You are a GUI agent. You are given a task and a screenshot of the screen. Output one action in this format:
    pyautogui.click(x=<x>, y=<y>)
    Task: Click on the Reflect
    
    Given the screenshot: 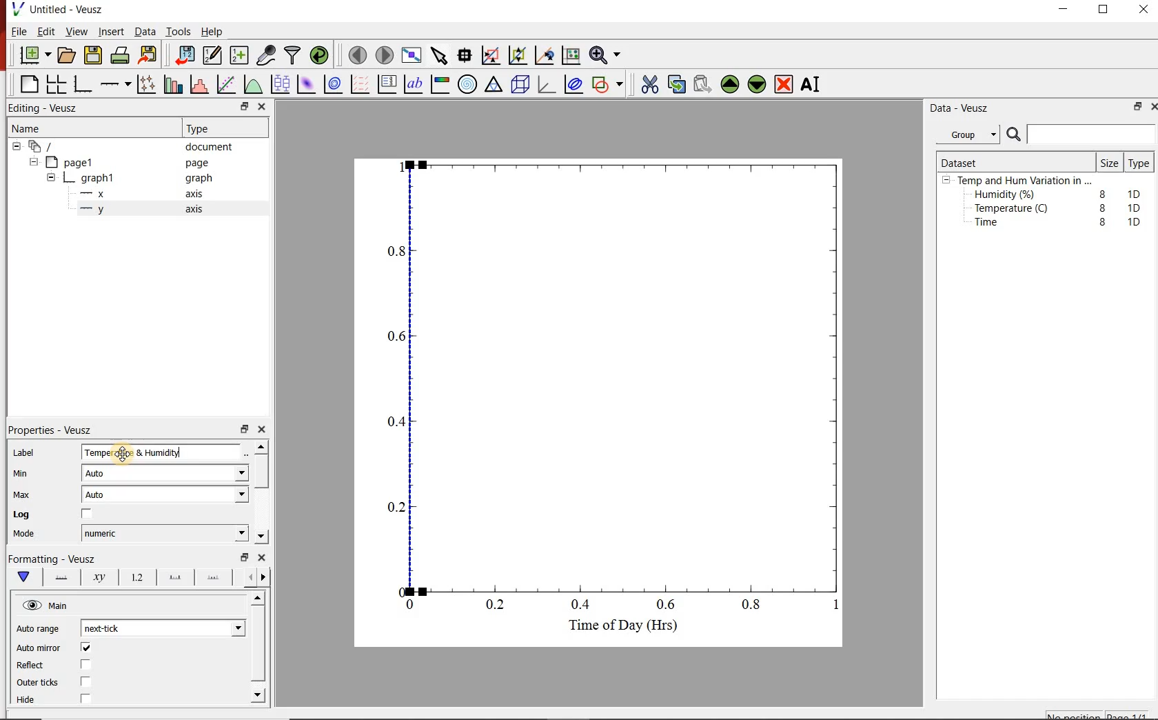 What is the action you would take?
    pyautogui.click(x=59, y=666)
    